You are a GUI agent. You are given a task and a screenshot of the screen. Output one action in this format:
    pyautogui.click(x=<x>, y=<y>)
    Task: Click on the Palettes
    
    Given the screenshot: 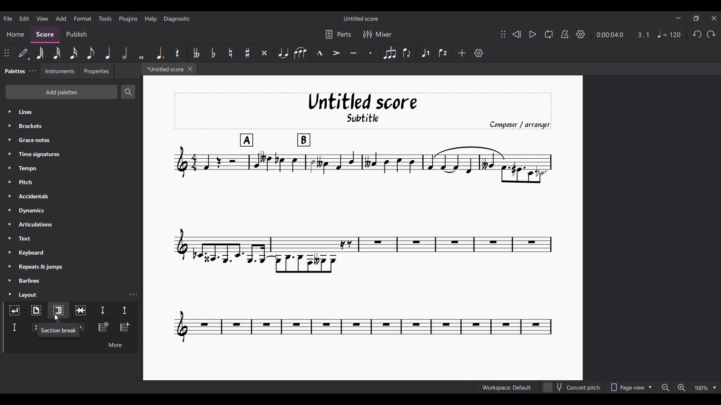 What is the action you would take?
    pyautogui.click(x=13, y=72)
    